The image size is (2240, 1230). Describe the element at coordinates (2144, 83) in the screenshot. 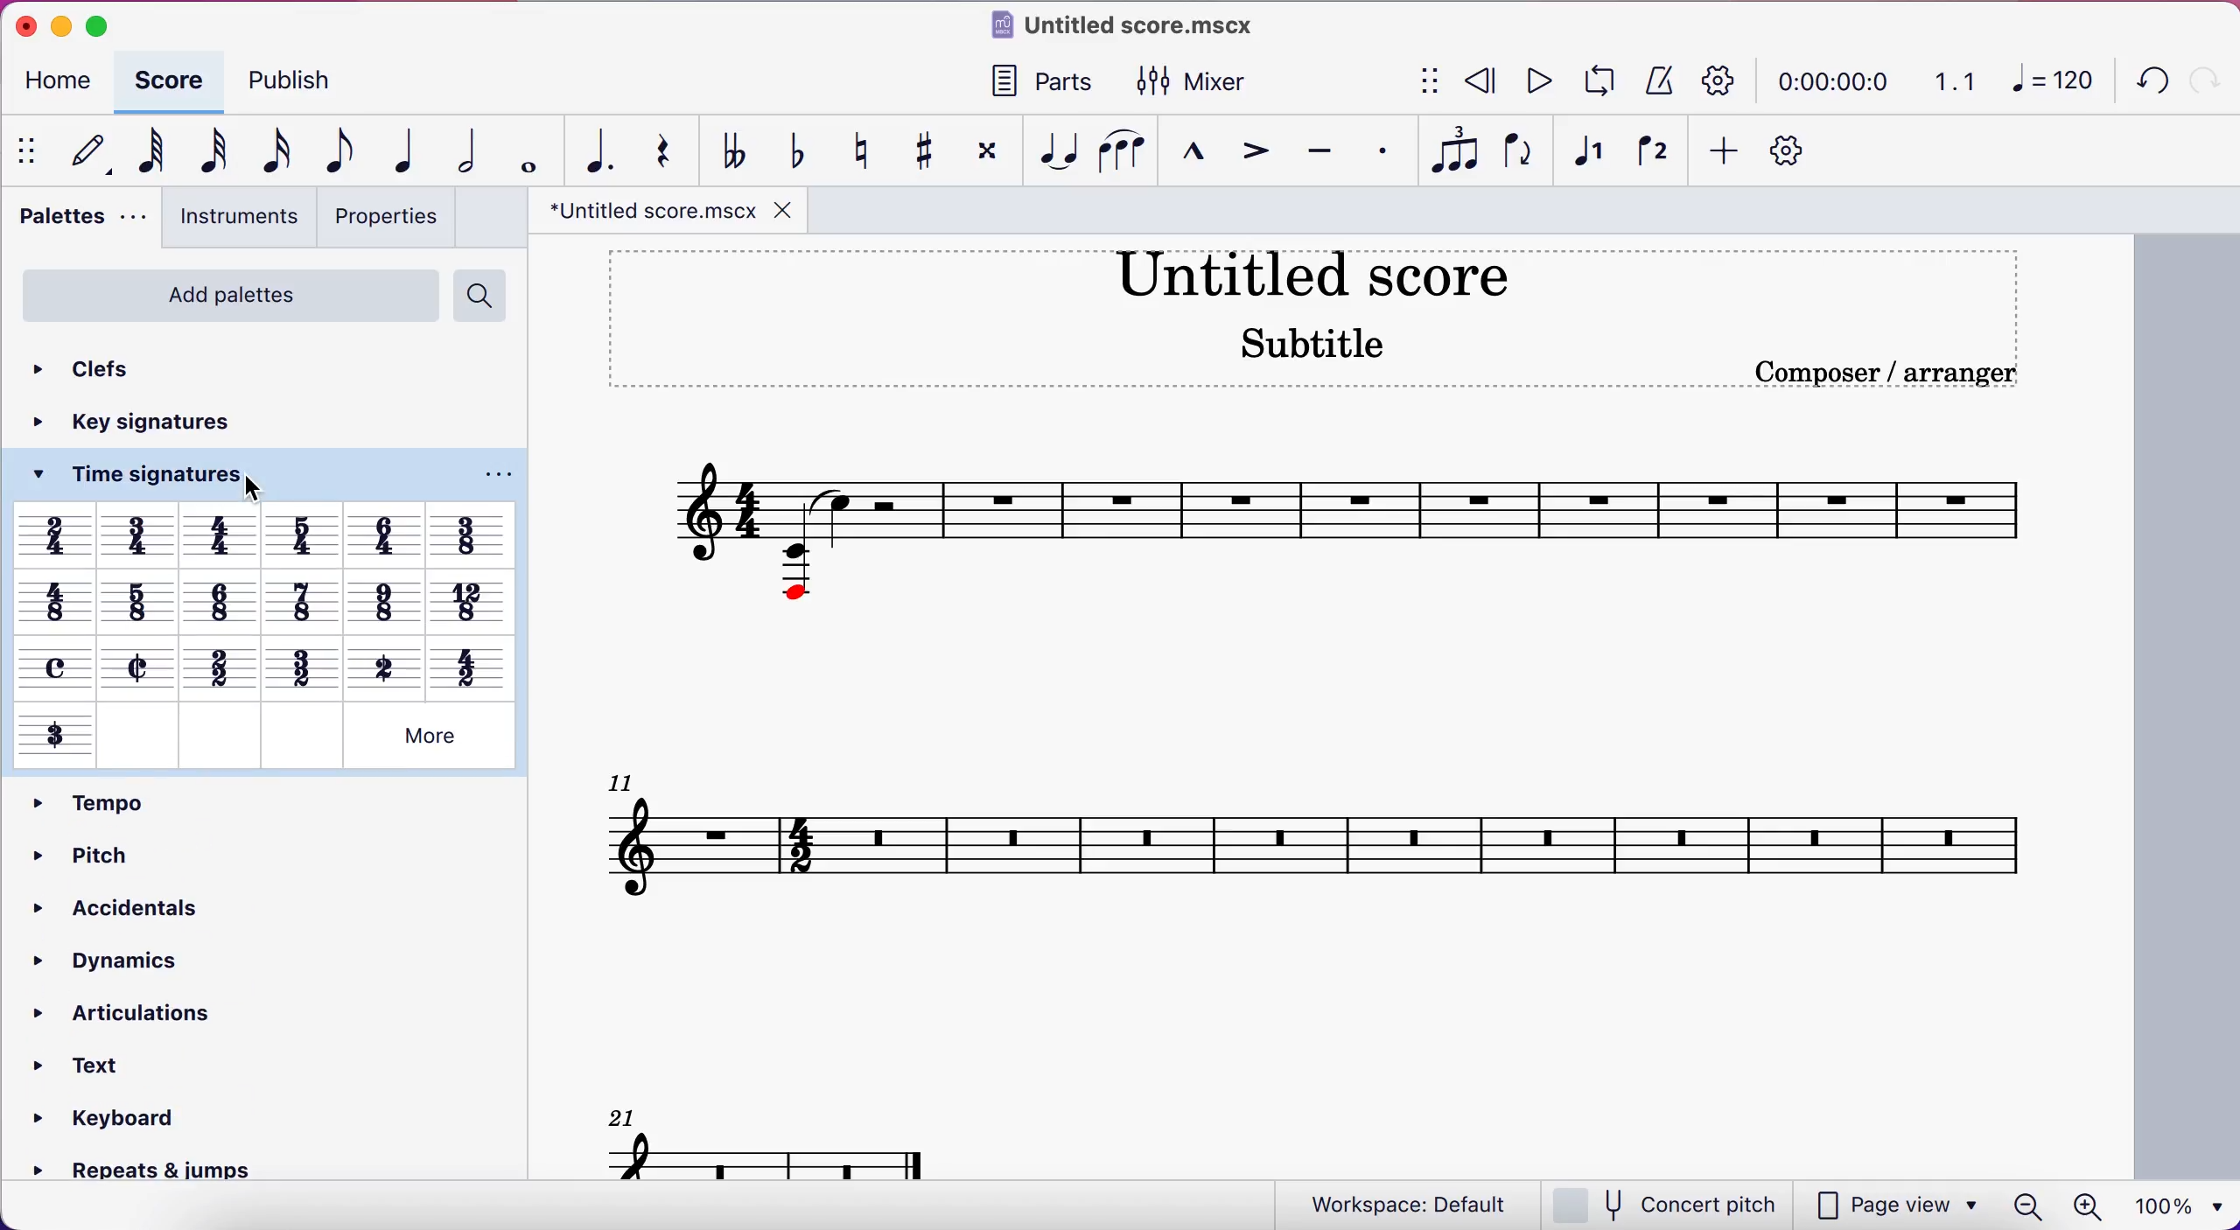

I see `undo` at that location.